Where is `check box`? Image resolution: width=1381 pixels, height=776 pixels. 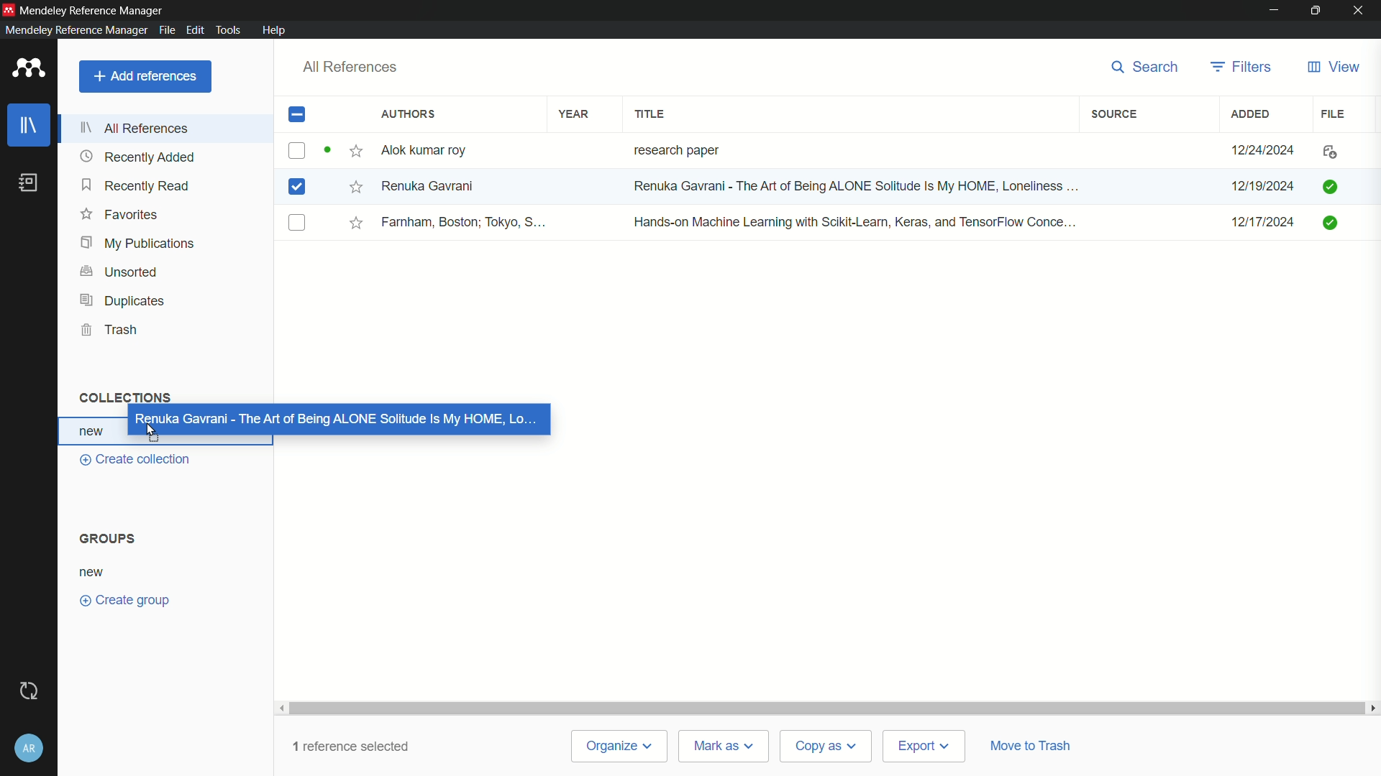
check box is located at coordinates (298, 115).